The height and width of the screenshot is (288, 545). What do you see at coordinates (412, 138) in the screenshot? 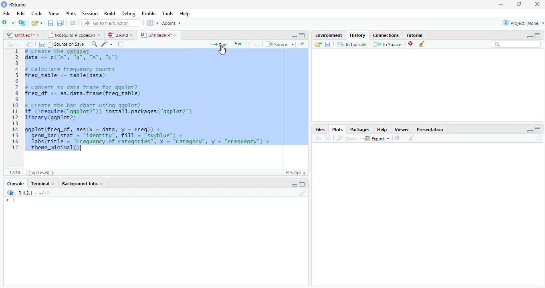
I see `Clear Console` at bounding box center [412, 138].